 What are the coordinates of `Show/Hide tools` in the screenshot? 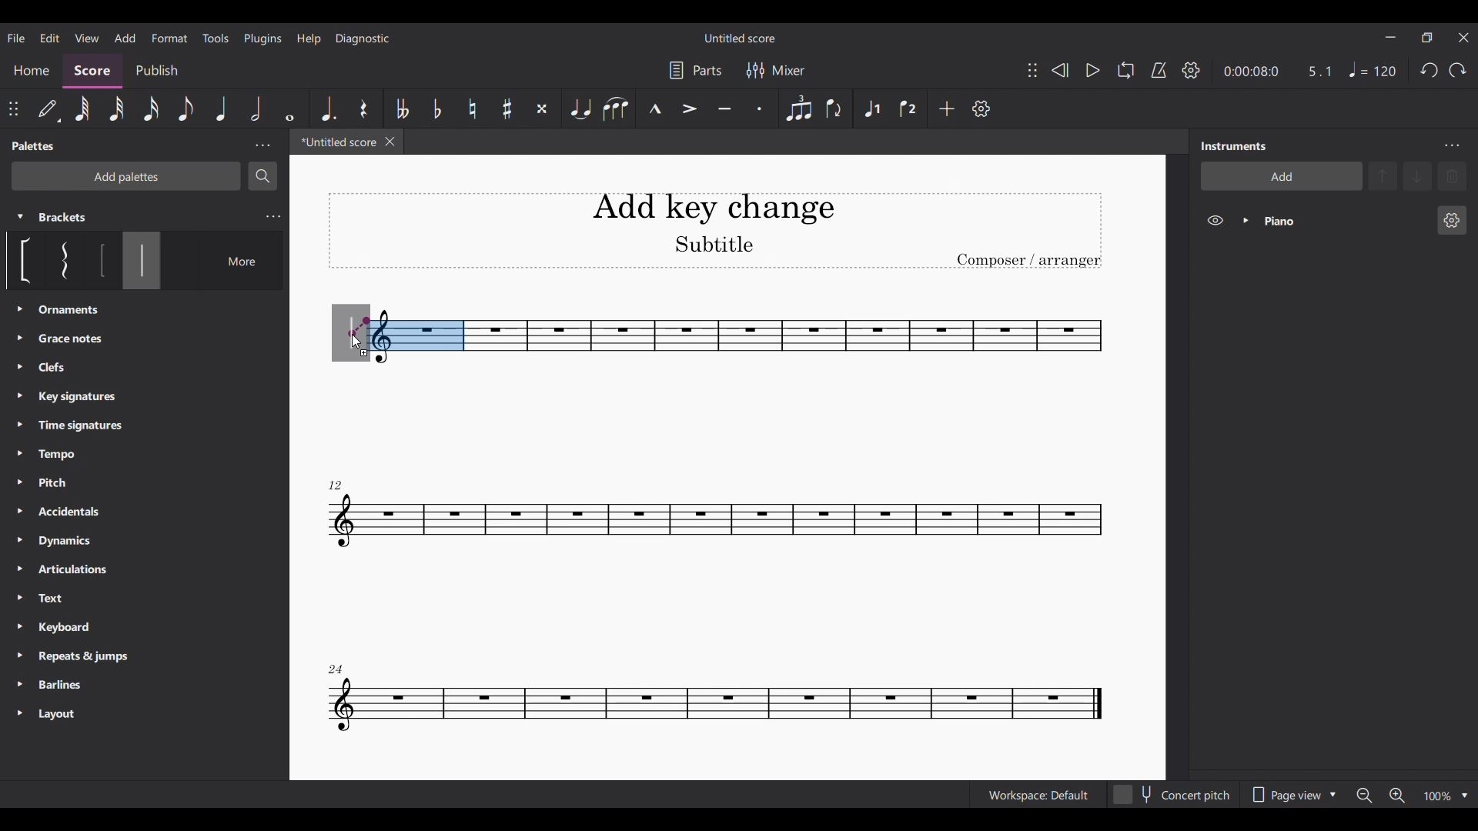 It's located at (1191, 70).